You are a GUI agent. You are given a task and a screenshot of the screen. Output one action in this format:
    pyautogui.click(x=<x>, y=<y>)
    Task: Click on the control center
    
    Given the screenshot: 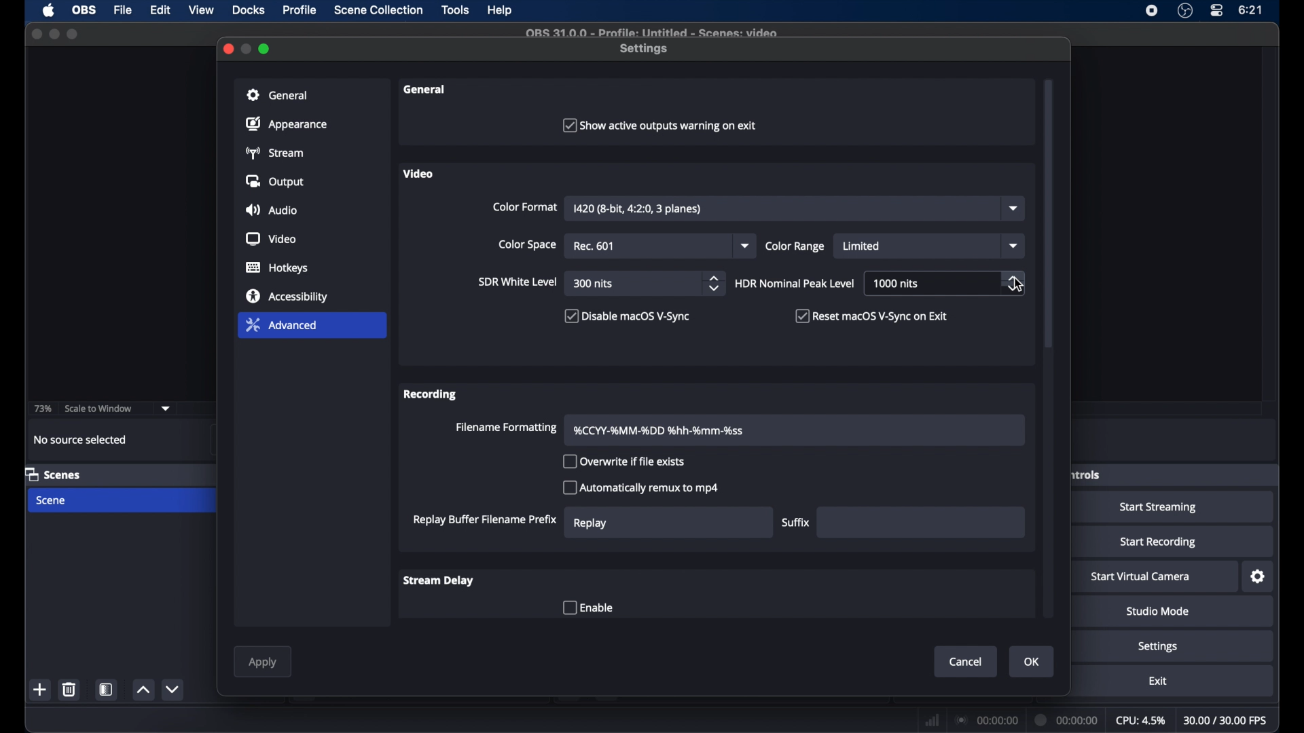 What is the action you would take?
    pyautogui.click(x=1216, y=11)
    